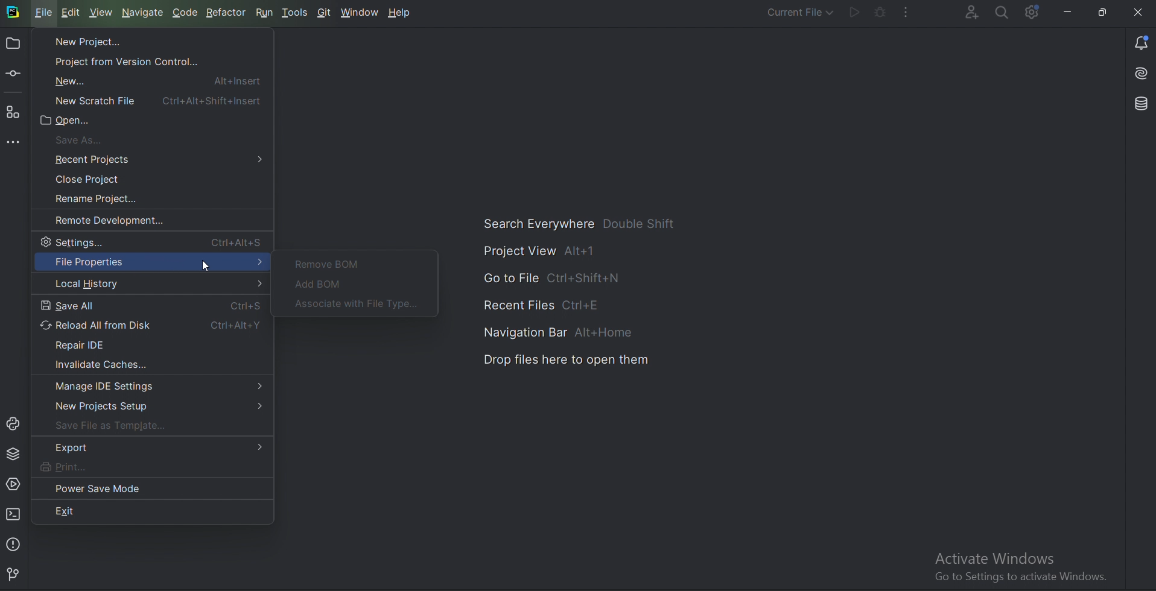  What do you see at coordinates (155, 241) in the screenshot?
I see `Settings` at bounding box center [155, 241].